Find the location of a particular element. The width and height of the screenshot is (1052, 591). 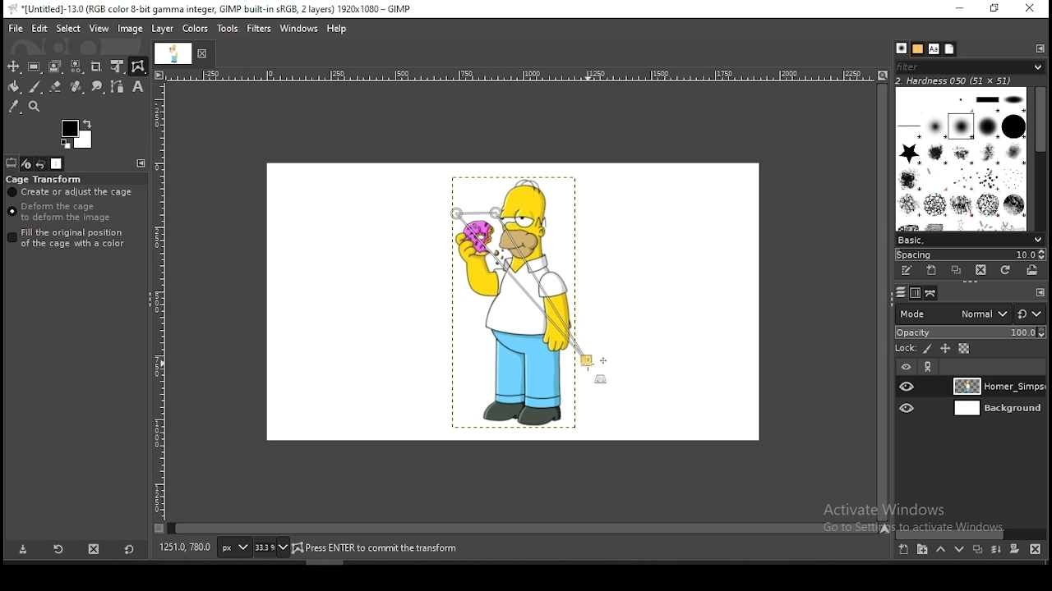

brushes is located at coordinates (962, 158).